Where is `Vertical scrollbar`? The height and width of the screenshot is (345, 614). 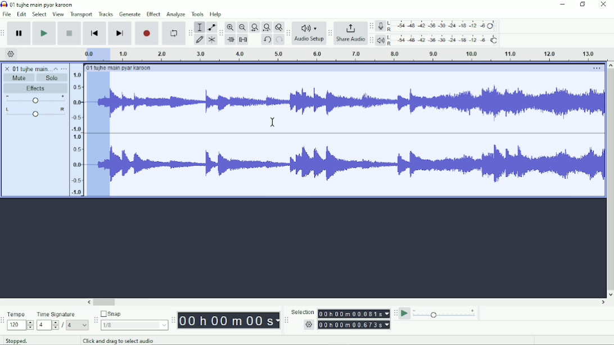 Vertical scrollbar is located at coordinates (610, 180).